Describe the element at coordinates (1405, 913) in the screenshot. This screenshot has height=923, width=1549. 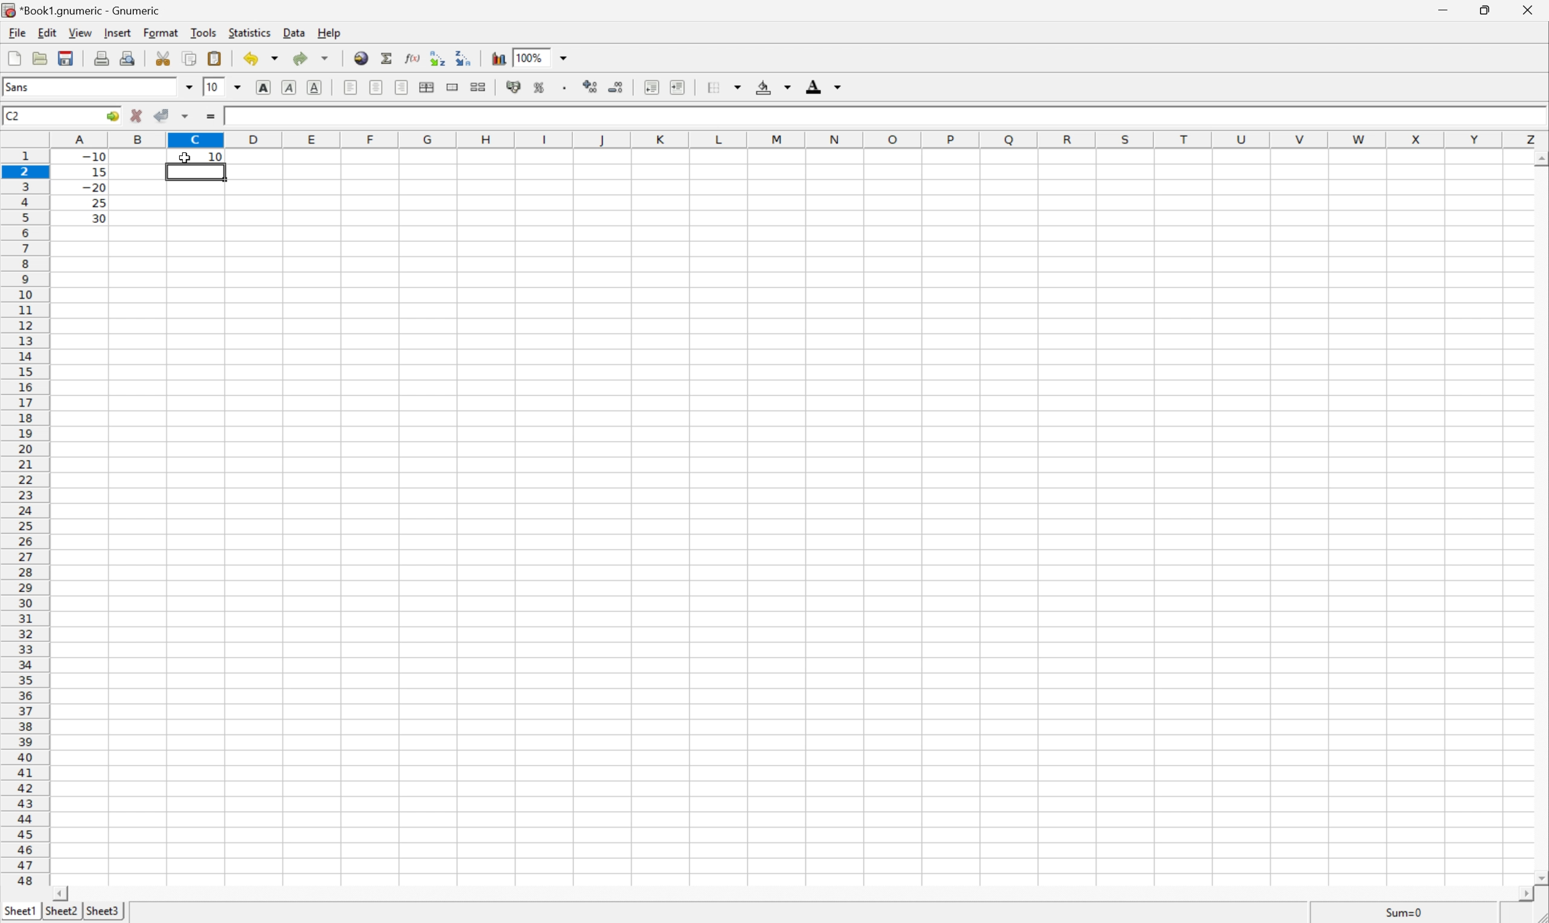
I see `Sum =-10` at that location.